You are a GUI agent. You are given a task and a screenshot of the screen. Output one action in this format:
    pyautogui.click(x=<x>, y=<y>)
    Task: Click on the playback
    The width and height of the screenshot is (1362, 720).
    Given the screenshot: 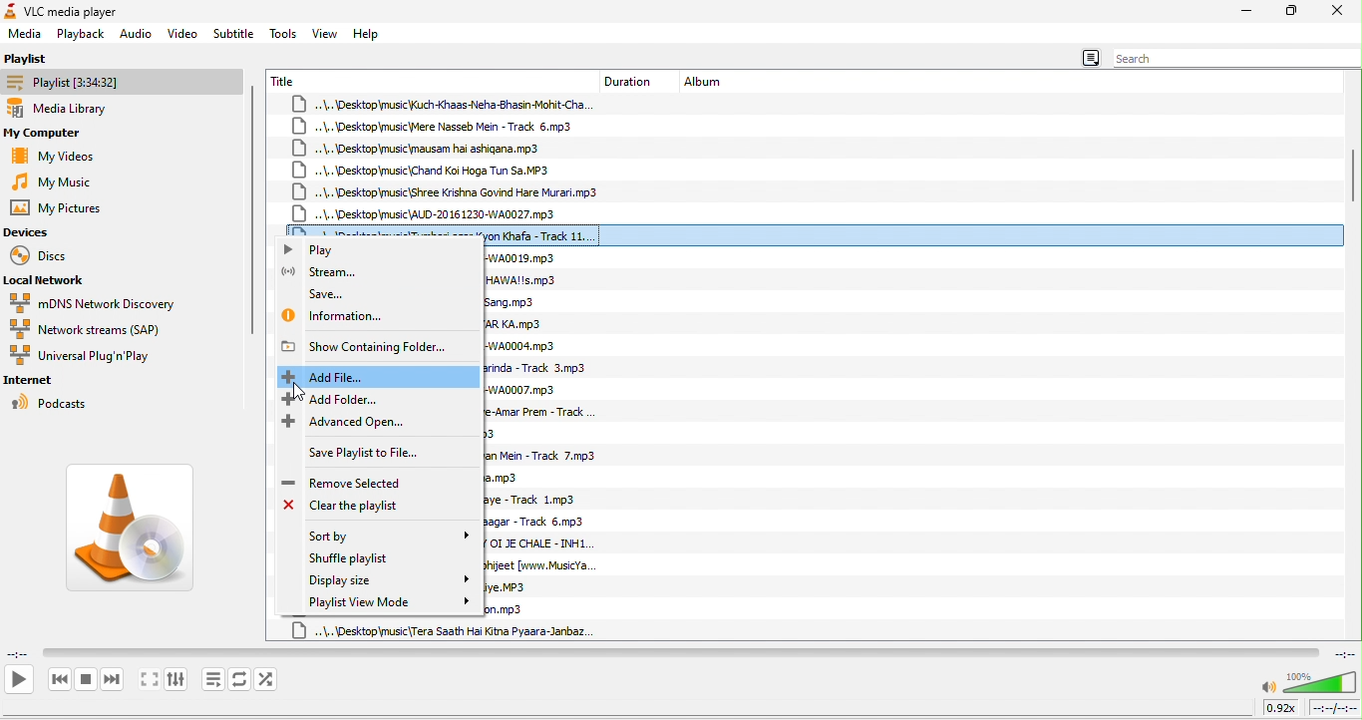 What is the action you would take?
    pyautogui.click(x=82, y=34)
    